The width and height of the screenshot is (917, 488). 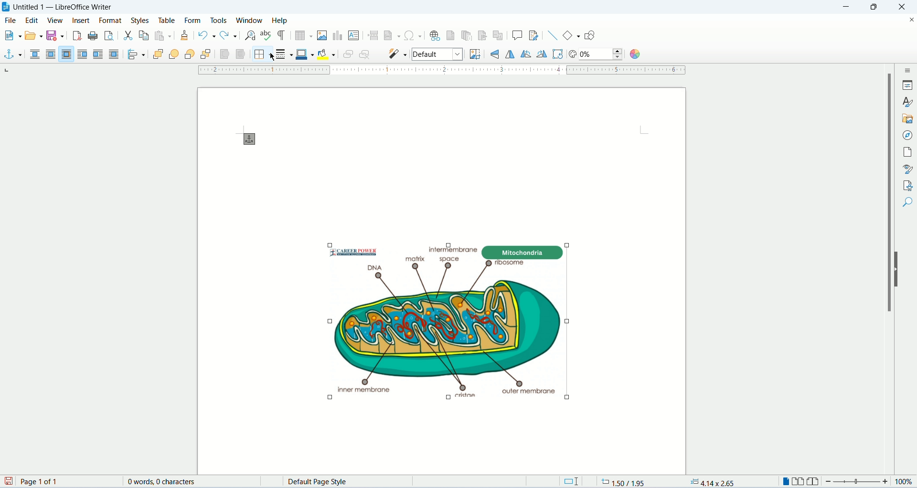 What do you see at coordinates (420, 318) in the screenshot?
I see `selected image` at bounding box center [420, 318].